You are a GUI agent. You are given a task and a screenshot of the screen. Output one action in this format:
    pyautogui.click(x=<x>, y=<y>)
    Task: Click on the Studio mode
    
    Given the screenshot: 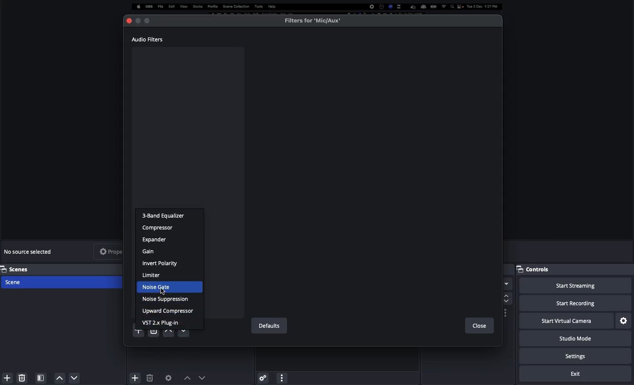 What is the action you would take?
    pyautogui.click(x=574, y=340)
    